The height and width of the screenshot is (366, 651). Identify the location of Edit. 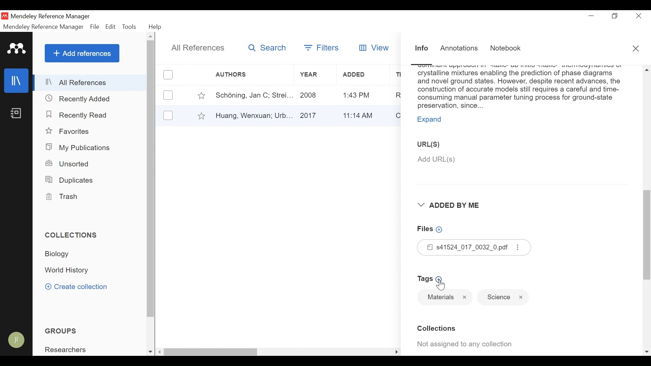
(111, 27).